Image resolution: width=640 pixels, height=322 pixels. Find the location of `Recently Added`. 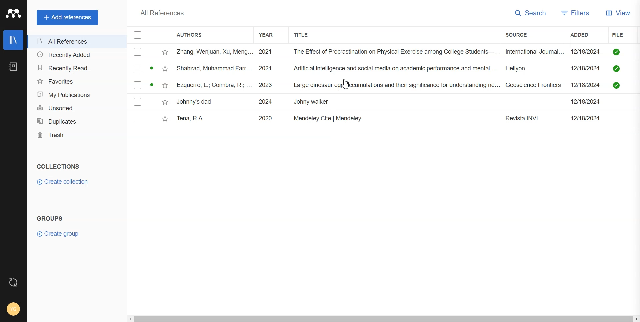

Recently Added is located at coordinates (76, 54).